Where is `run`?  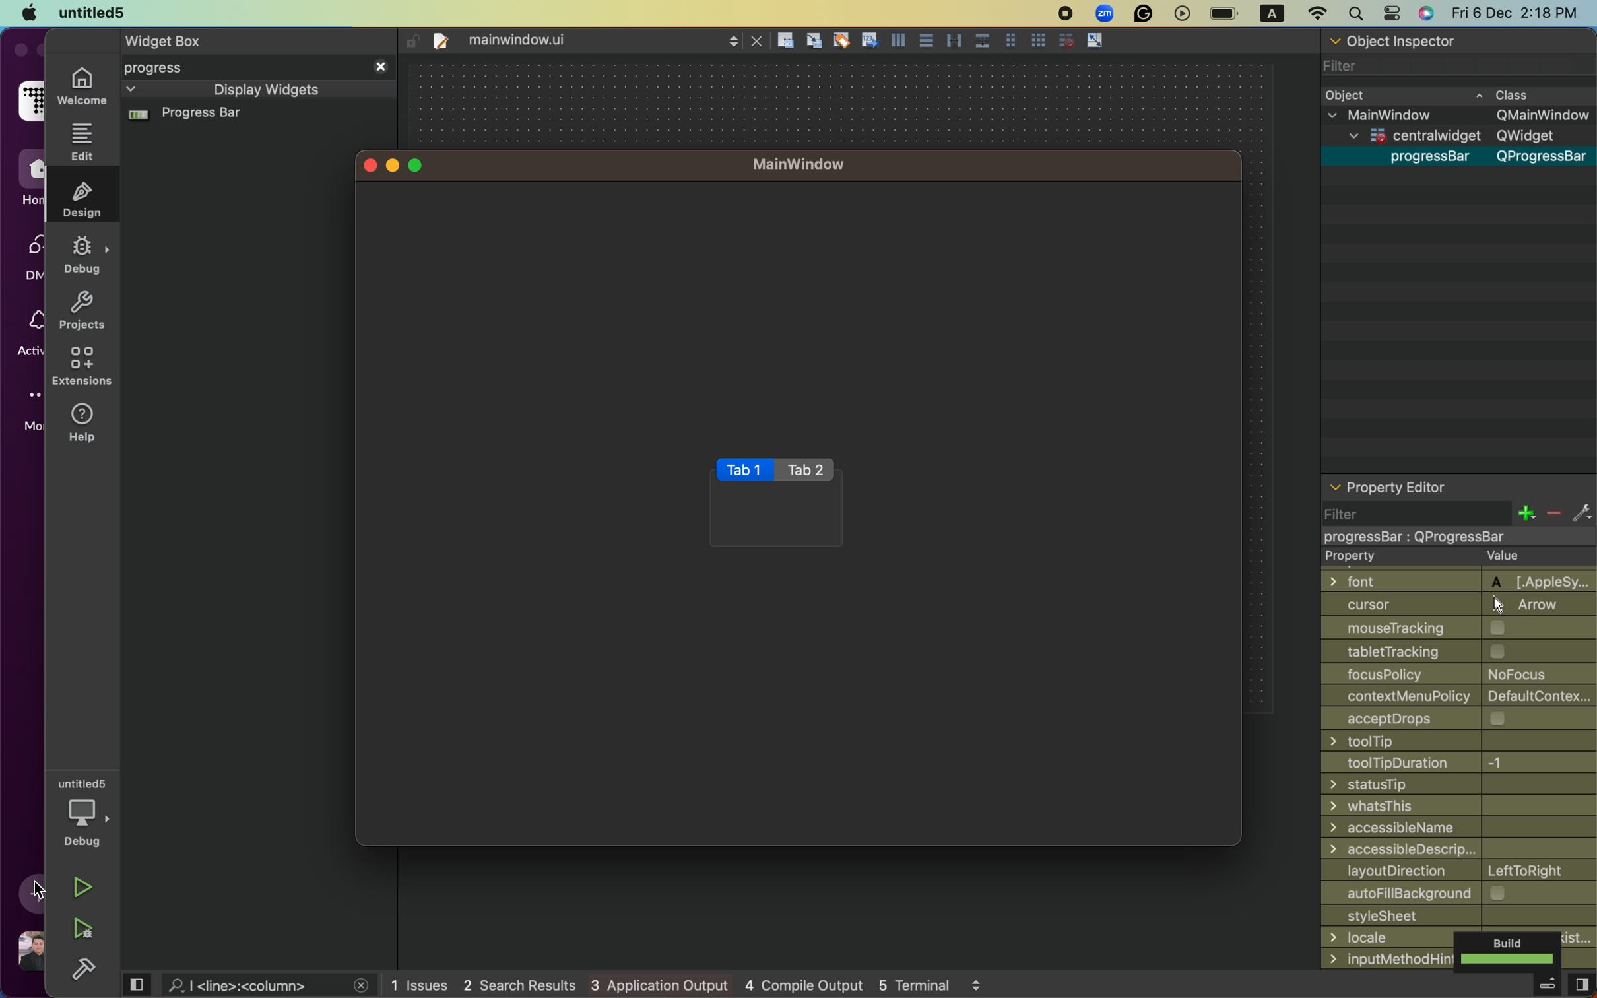 run is located at coordinates (83, 886).